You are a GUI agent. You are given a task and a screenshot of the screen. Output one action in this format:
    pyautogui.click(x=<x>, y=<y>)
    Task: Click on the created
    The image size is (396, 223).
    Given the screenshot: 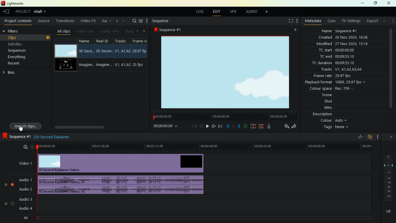 What is the action you would take?
    pyautogui.click(x=344, y=37)
    